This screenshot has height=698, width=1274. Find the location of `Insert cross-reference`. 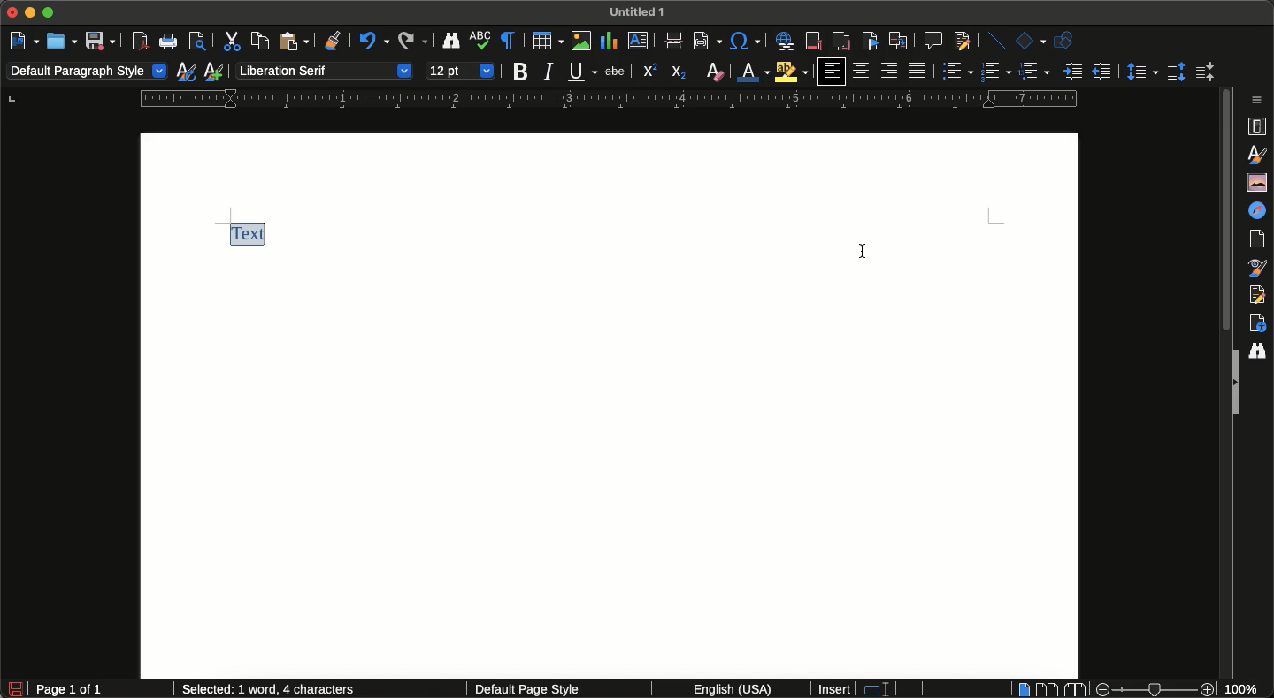

Insert cross-reference is located at coordinates (897, 41).